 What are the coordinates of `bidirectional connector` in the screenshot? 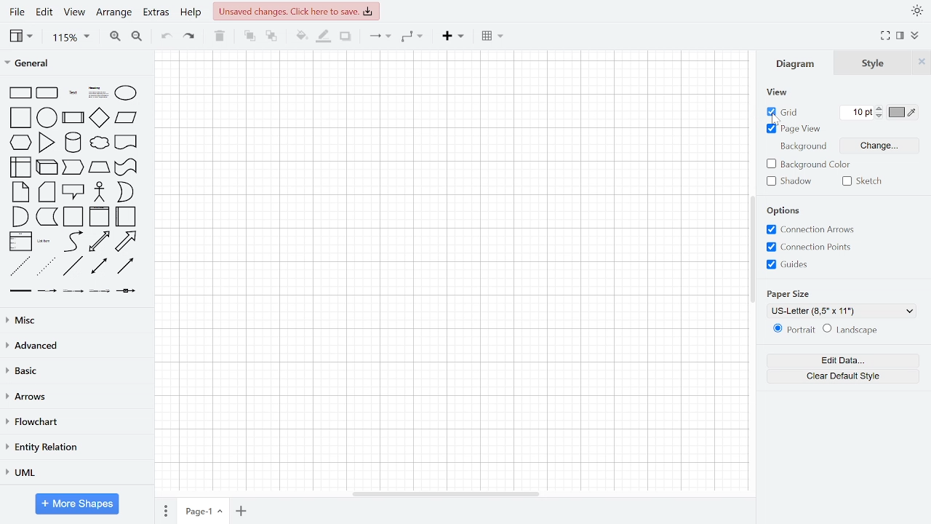 It's located at (100, 266).